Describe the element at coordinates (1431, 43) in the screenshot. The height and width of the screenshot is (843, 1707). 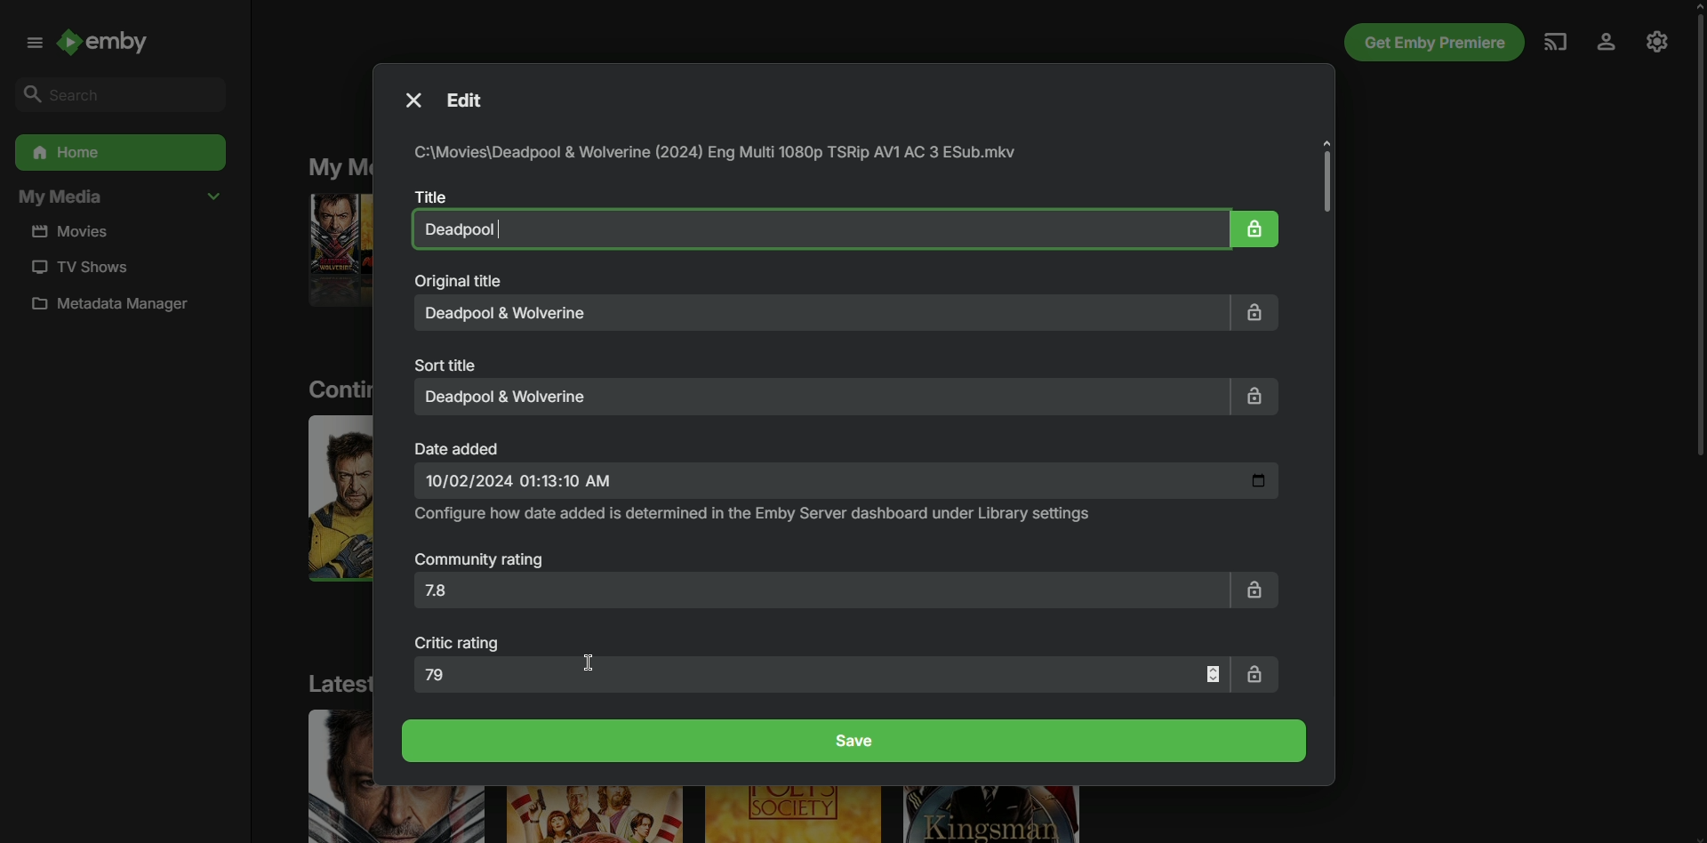
I see `Get Emby Premiere` at that location.